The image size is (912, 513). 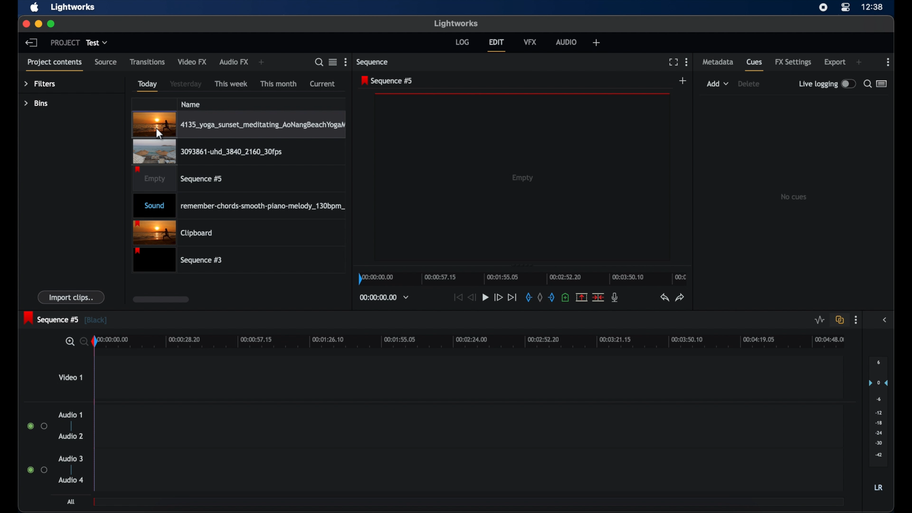 I want to click on fast forward, so click(x=498, y=297).